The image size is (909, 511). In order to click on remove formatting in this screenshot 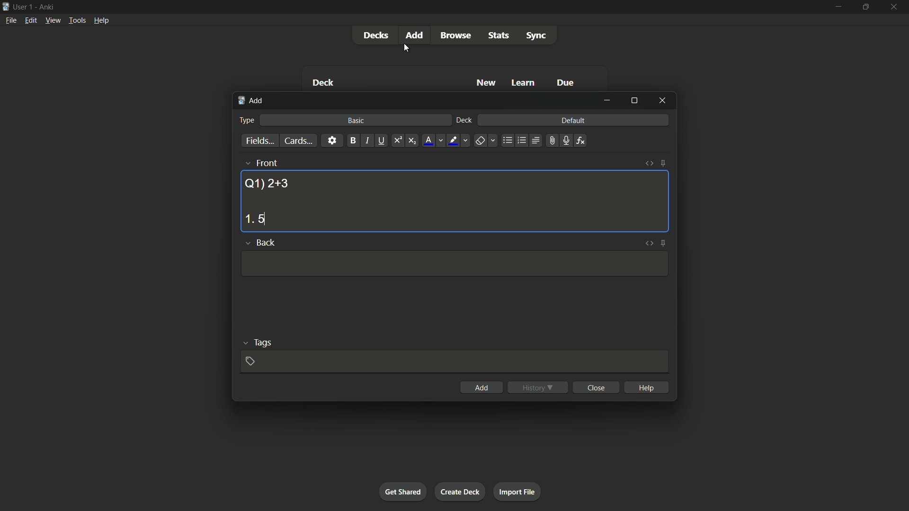, I will do `click(480, 141)`.